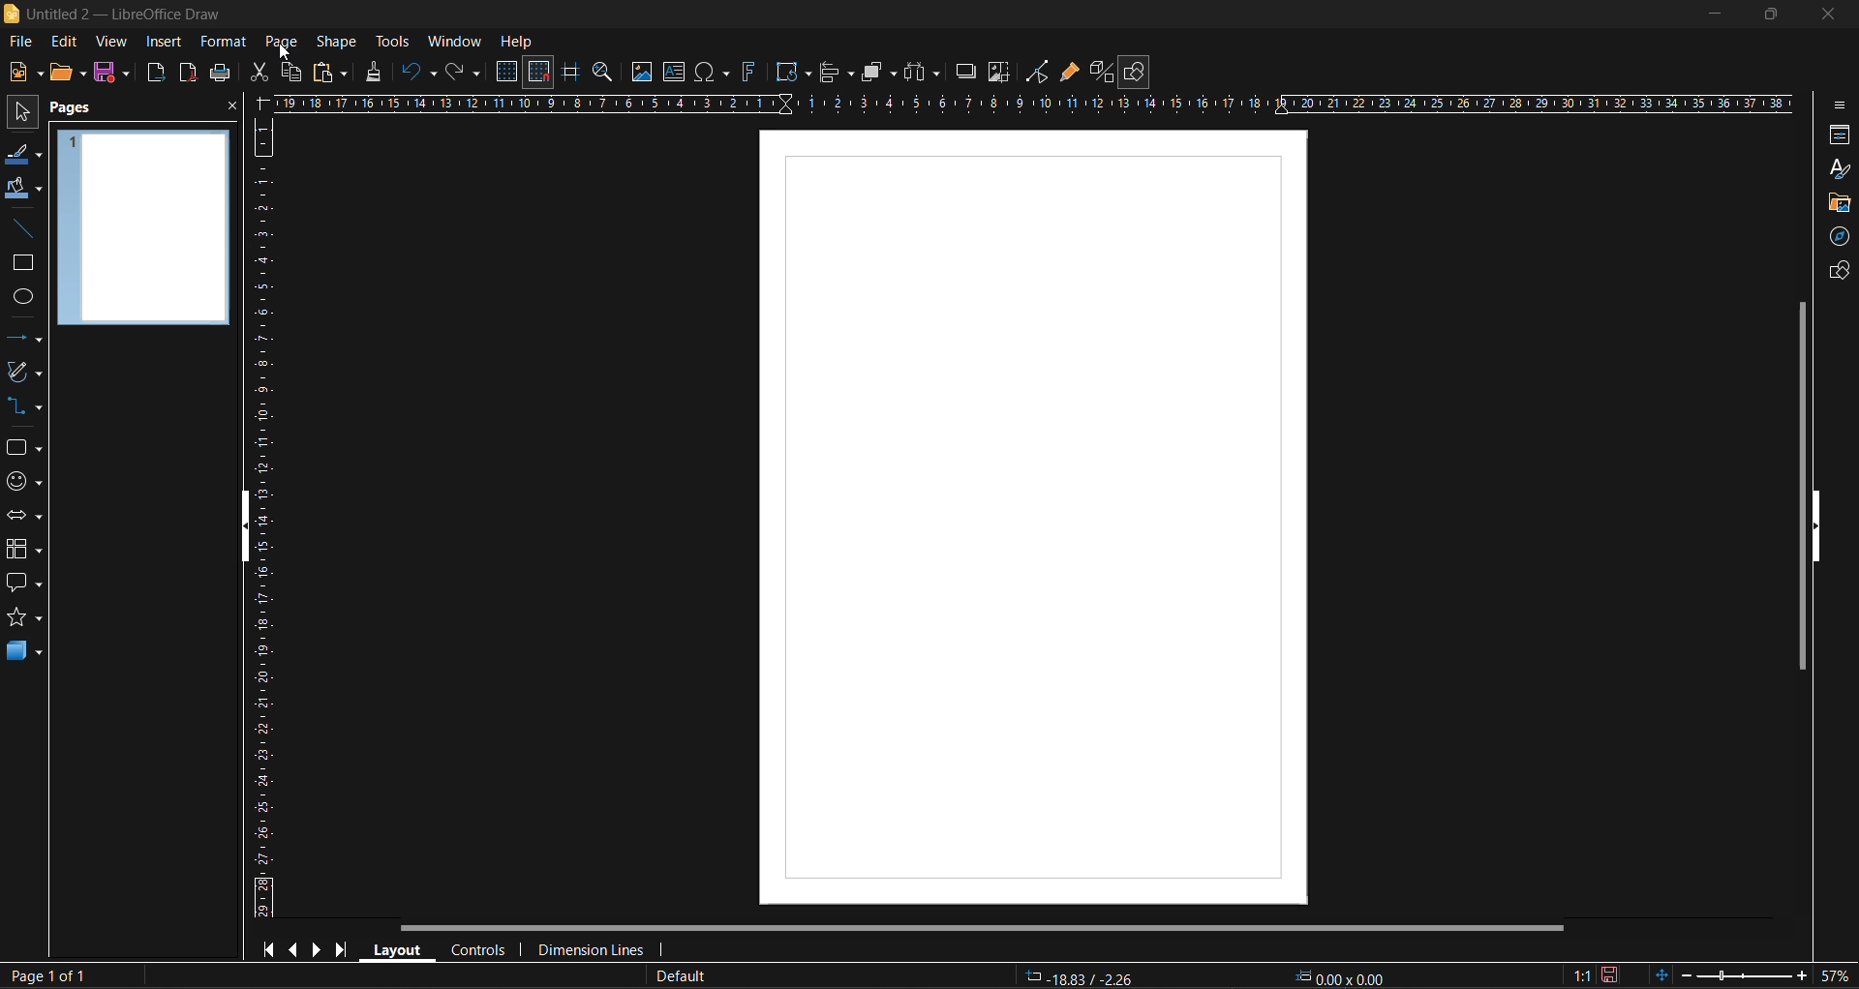  I want to click on vertical scroll bar, so click(1795, 486).